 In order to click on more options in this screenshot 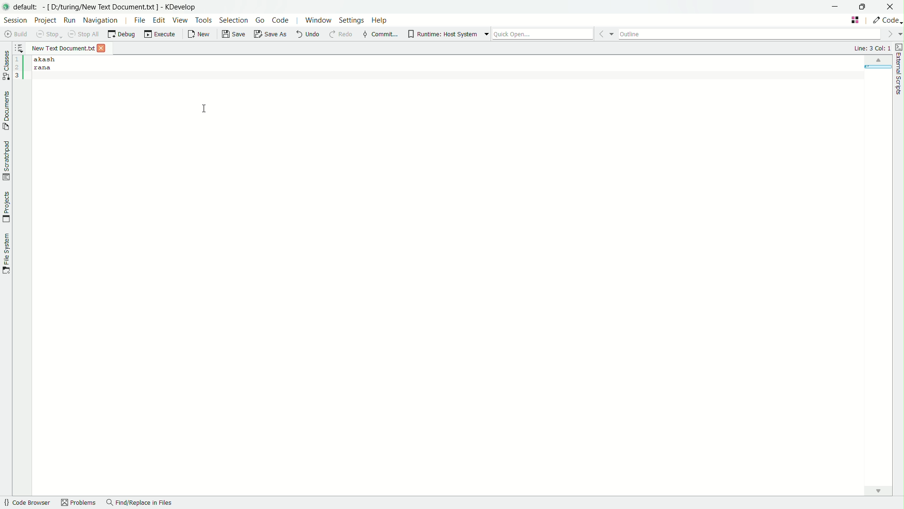, I will do `click(605, 33)`.